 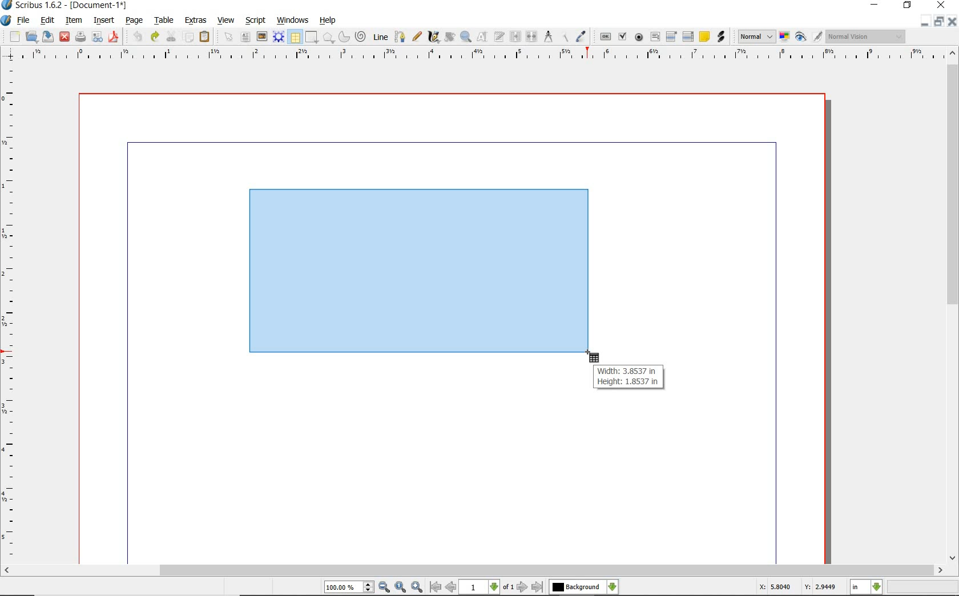 I want to click on insert, so click(x=103, y=21).